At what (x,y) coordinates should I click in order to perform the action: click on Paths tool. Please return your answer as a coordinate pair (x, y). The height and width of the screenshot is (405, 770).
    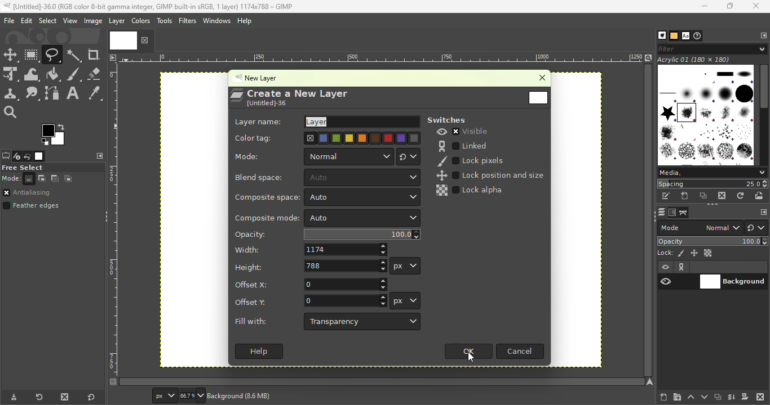
    Looking at the image, I should click on (52, 93).